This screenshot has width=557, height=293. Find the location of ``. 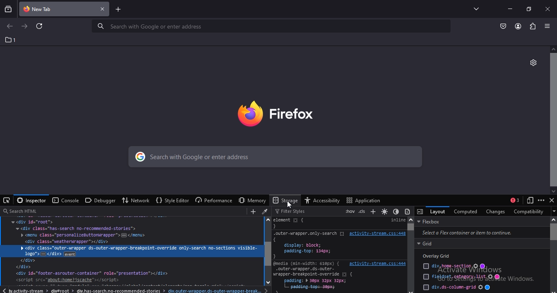

 is located at coordinates (254, 212).